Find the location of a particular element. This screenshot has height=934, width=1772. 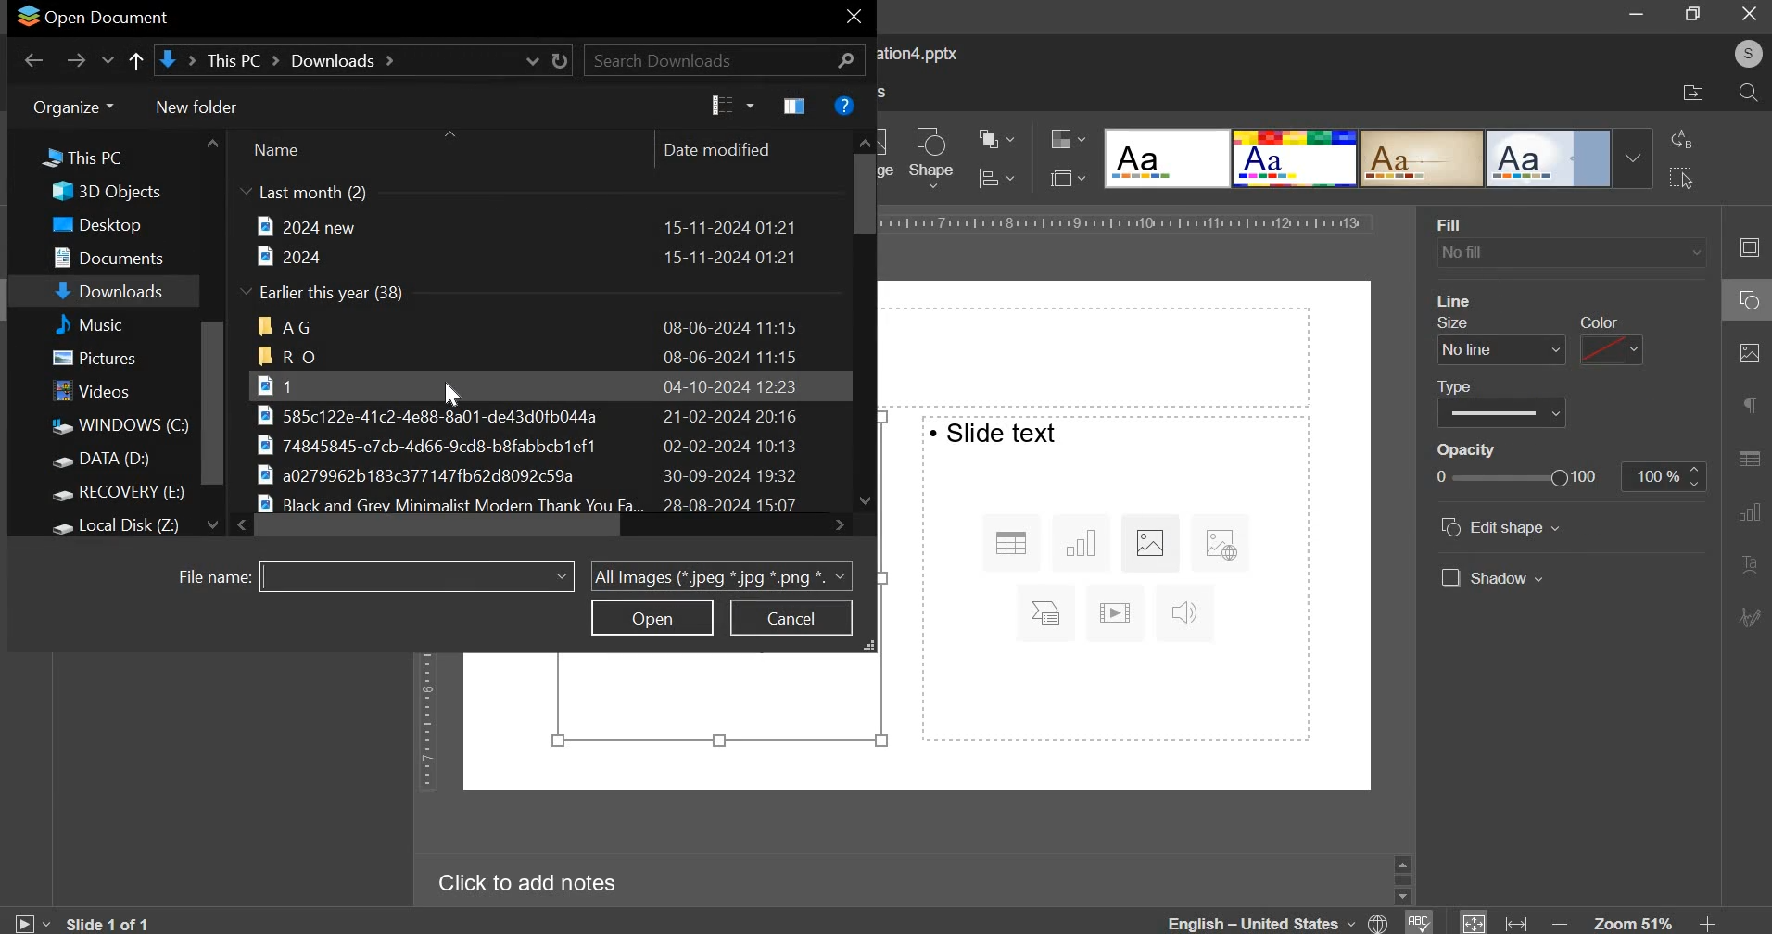

align shape is located at coordinates (1011, 179).